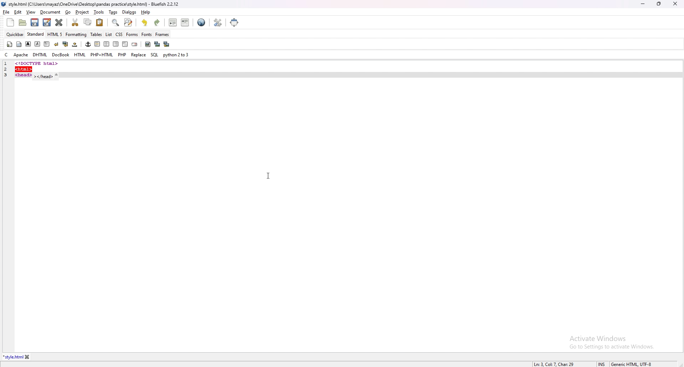  Describe the element at coordinates (69, 12) in the screenshot. I see `go` at that location.